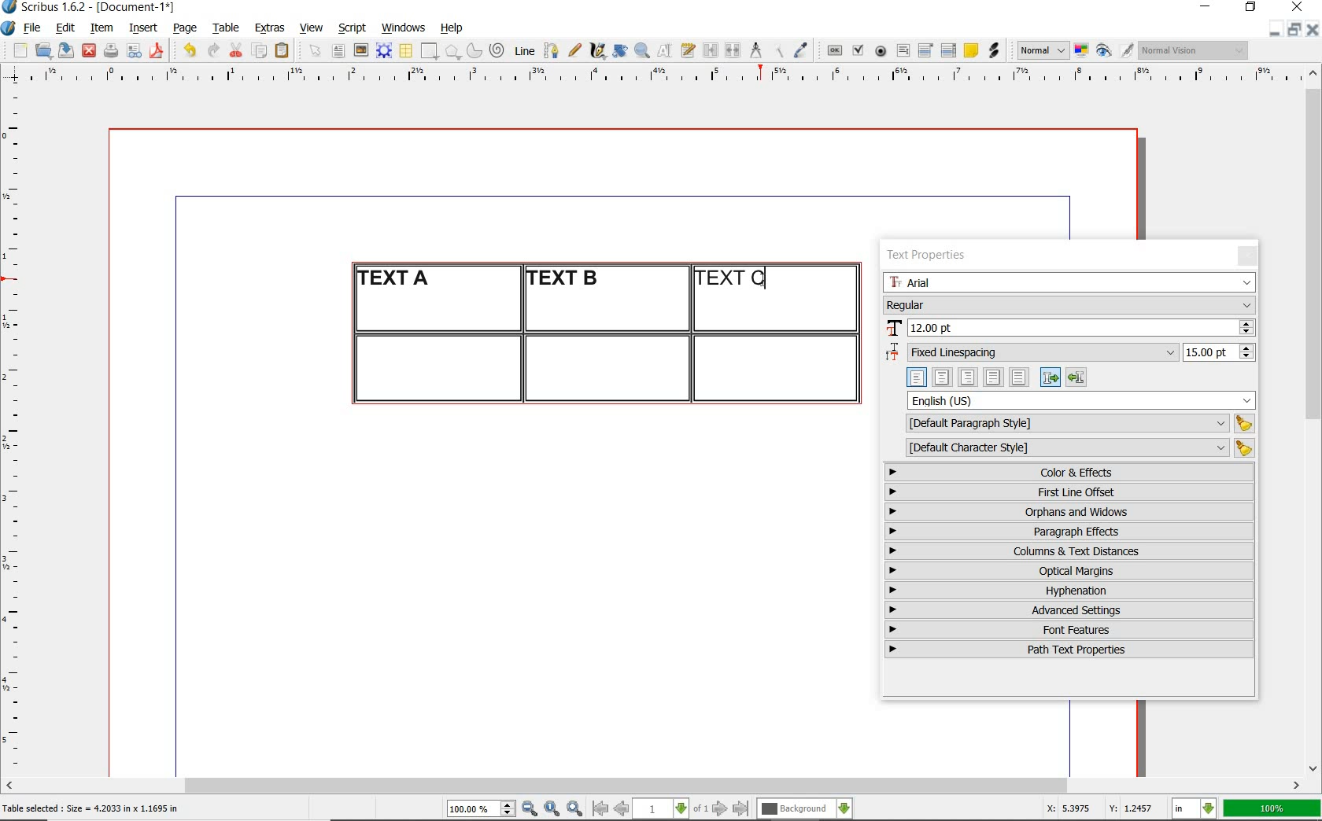 The height and width of the screenshot is (821, 1322). I want to click on page, so click(185, 28).